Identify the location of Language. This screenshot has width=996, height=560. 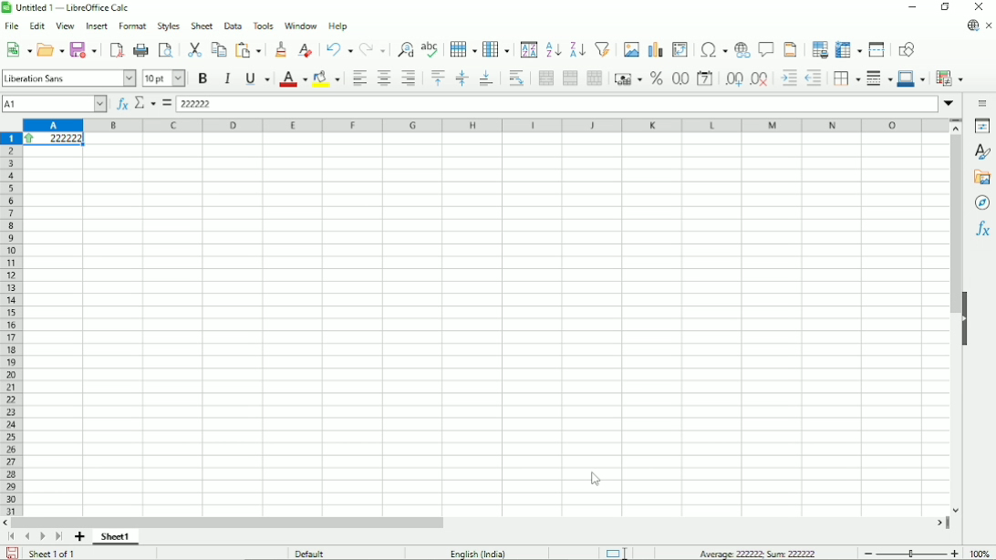
(482, 553).